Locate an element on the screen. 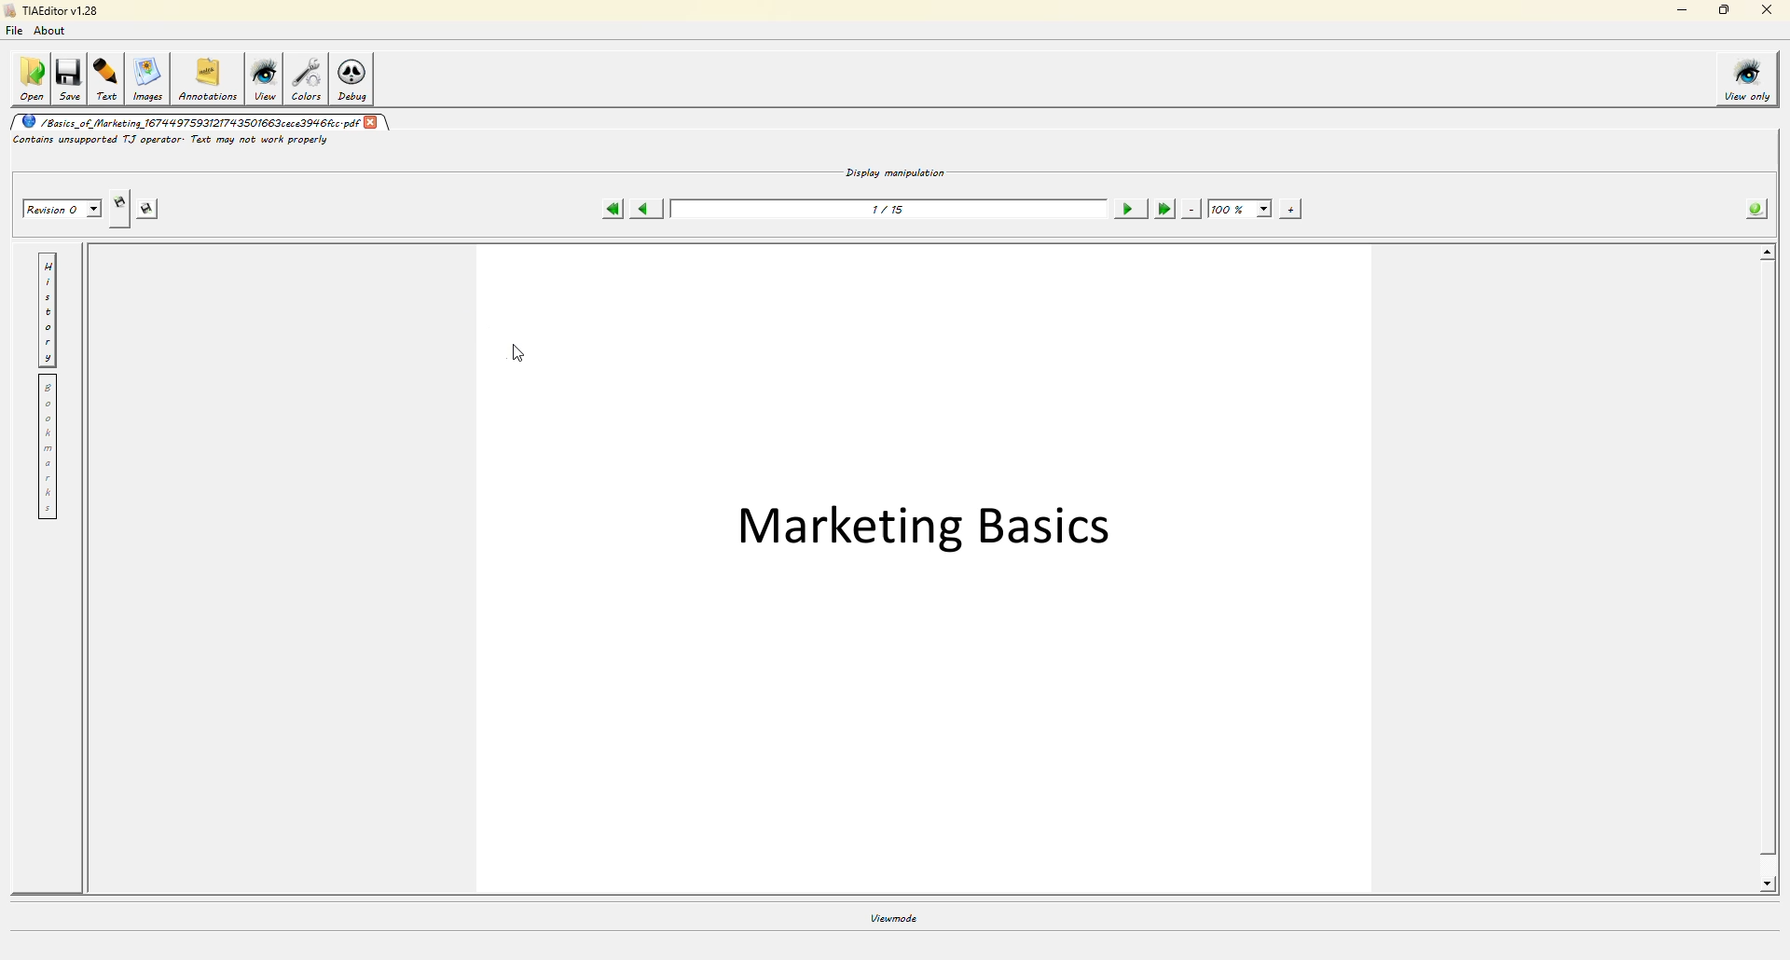 This screenshot has width=1790, height=960. about is located at coordinates (49, 31).